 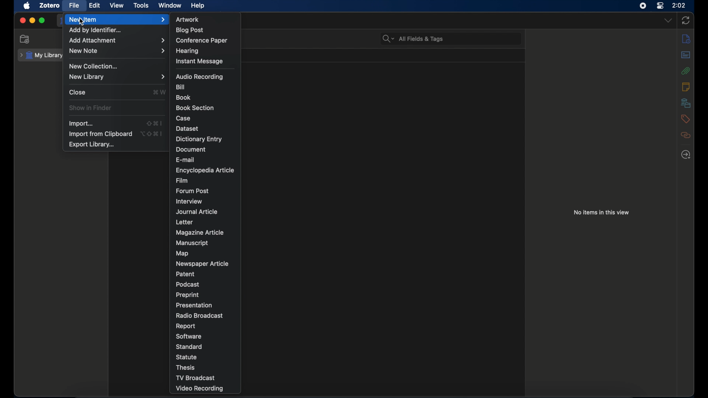 I want to click on presentation, so click(x=194, y=305).